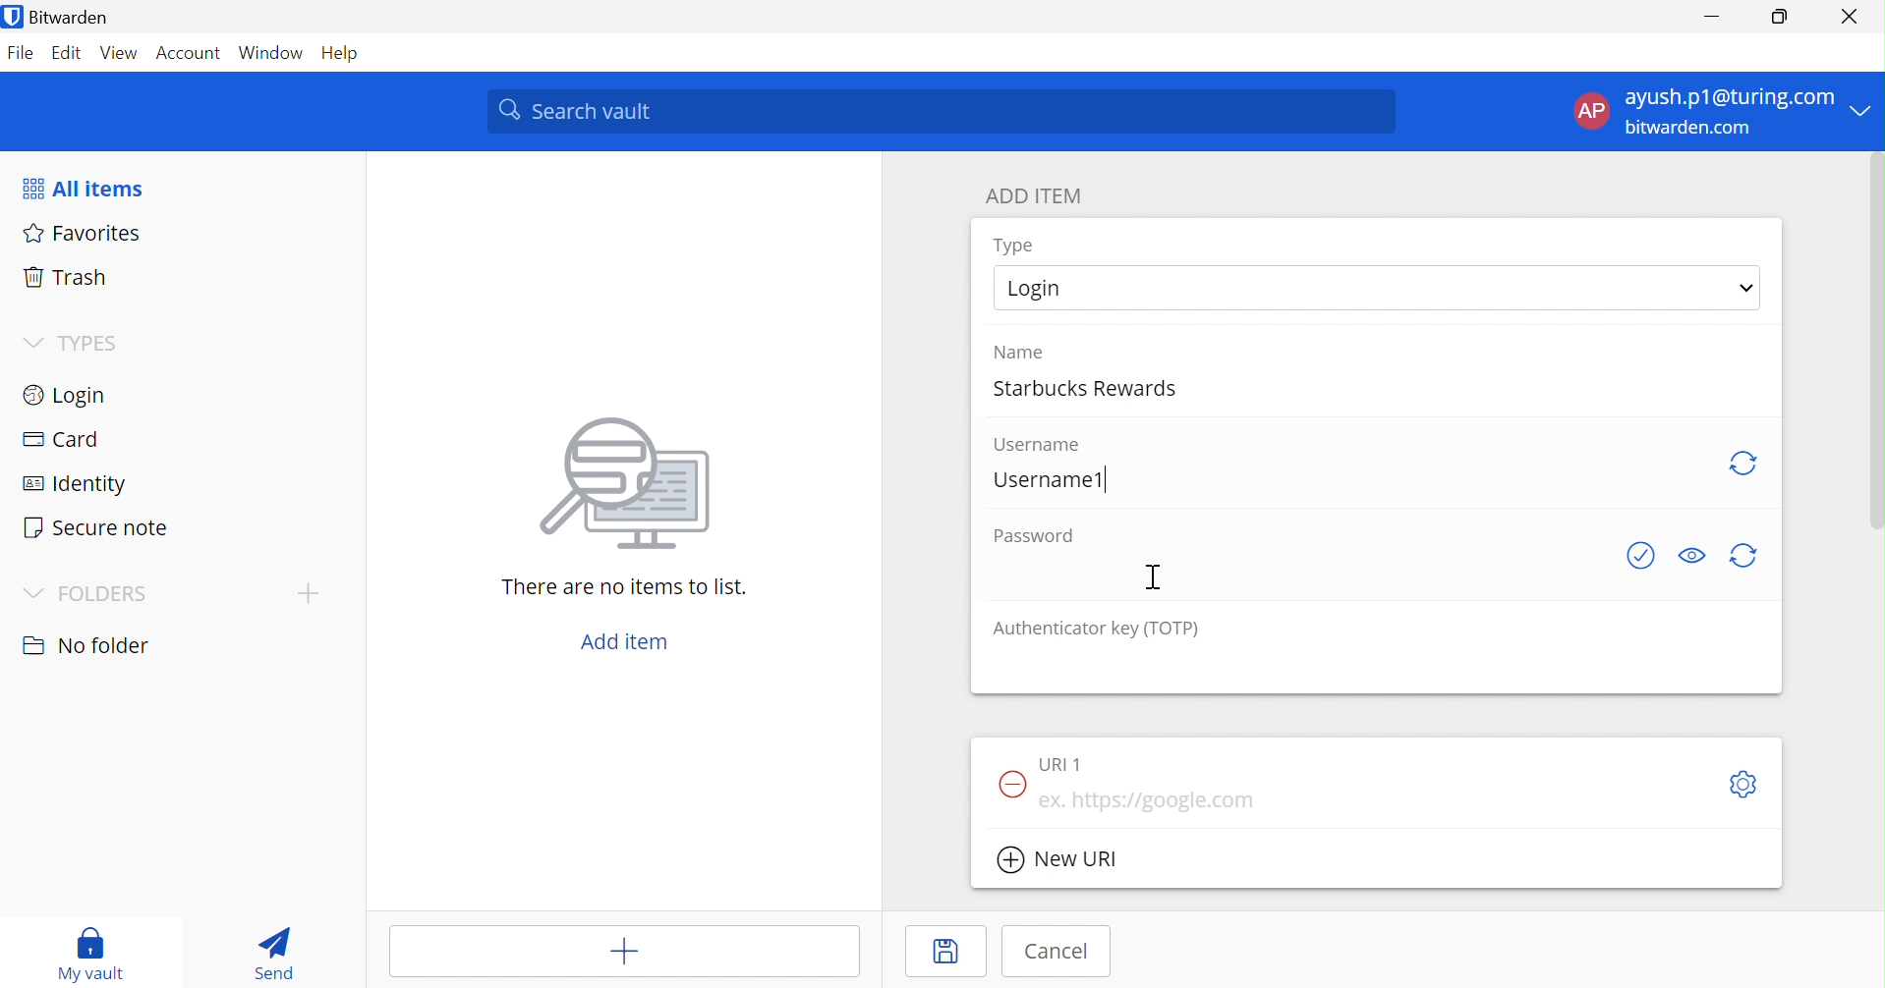 The image size is (1885, 988). I want to click on Trash, so click(64, 280).